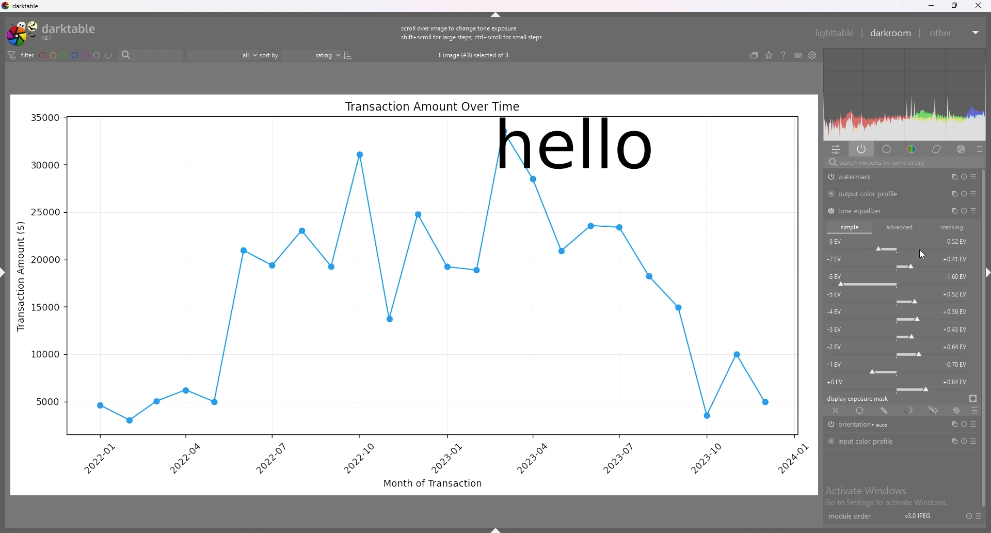 The image size is (991, 533). I want to click on multiple instance actions, reset and presets, so click(963, 176).